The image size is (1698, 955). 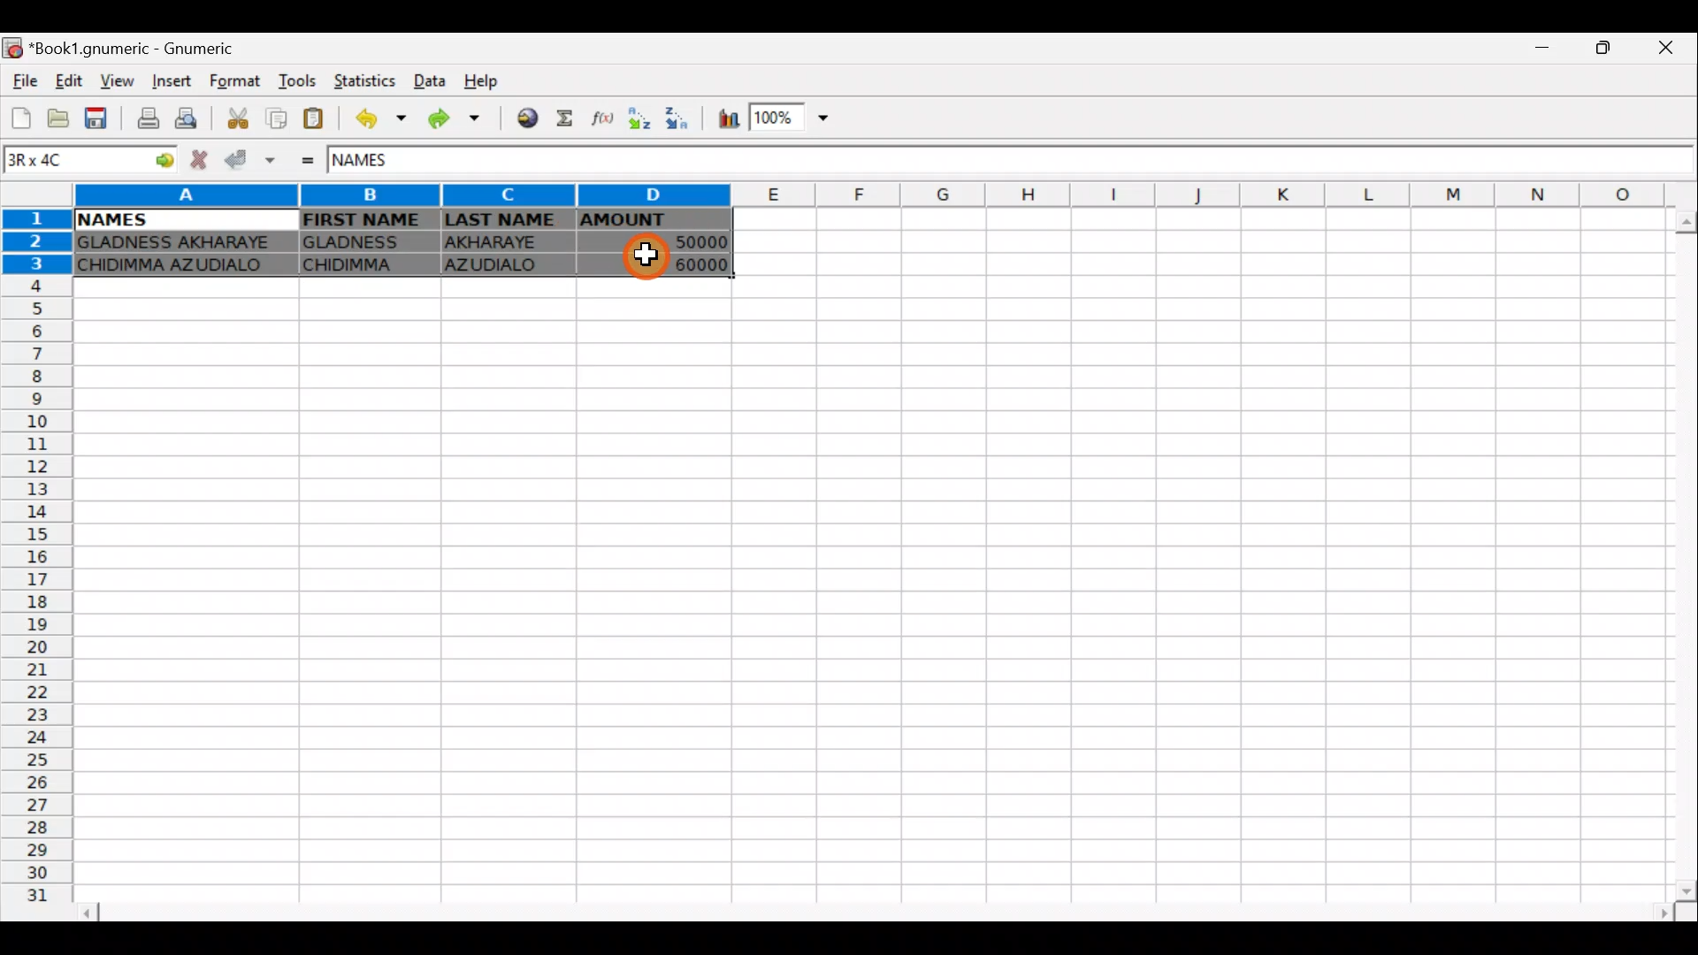 What do you see at coordinates (34, 566) in the screenshot?
I see `Rows` at bounding box center [34, 566].